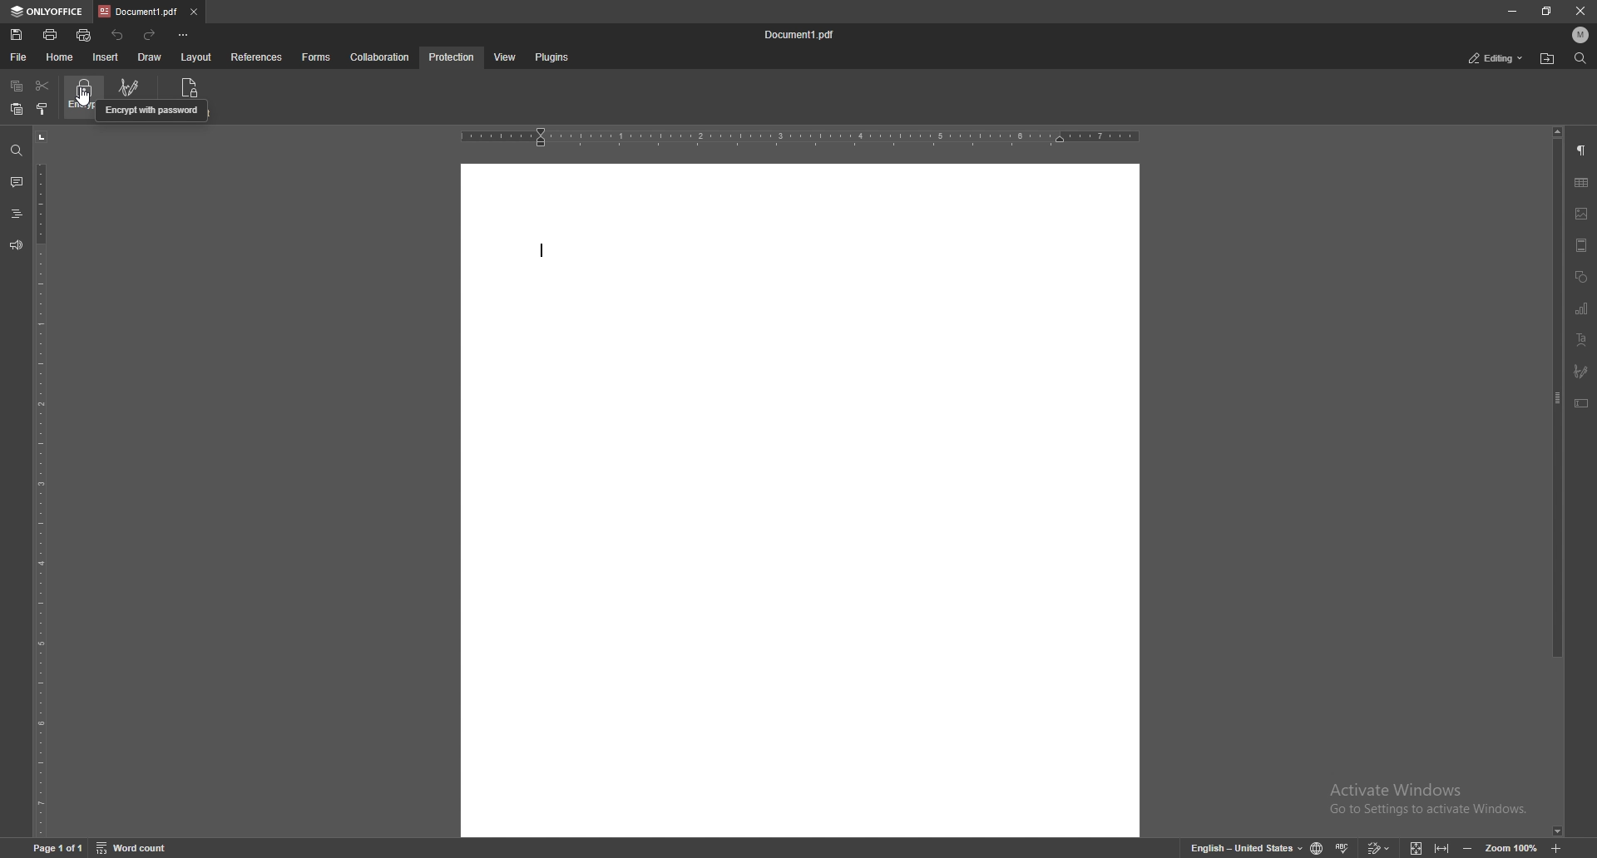  Describe the element at coordinates (151, 111) in the screenshot. I see `cursor description` at that location.